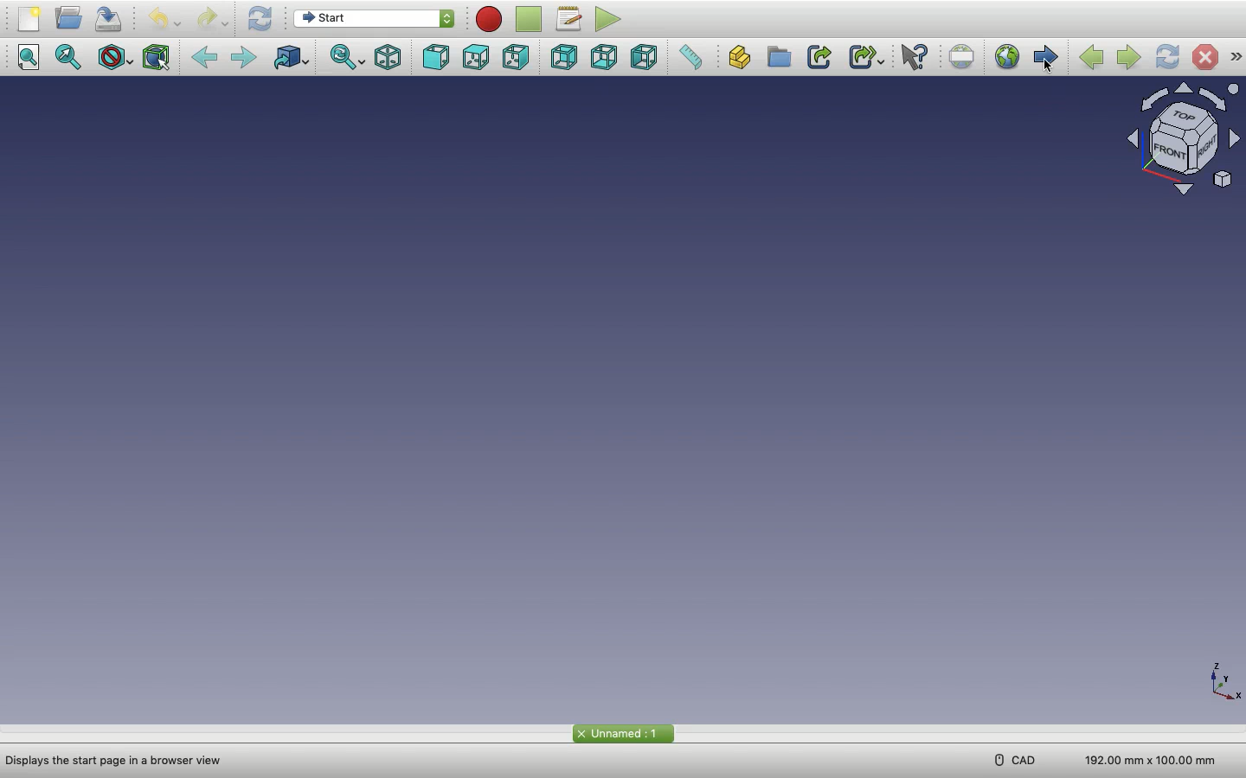  What do you see at coordinates (962, 58) in the screenshot?
I see `Set URL` at bounding box center [962, 58].